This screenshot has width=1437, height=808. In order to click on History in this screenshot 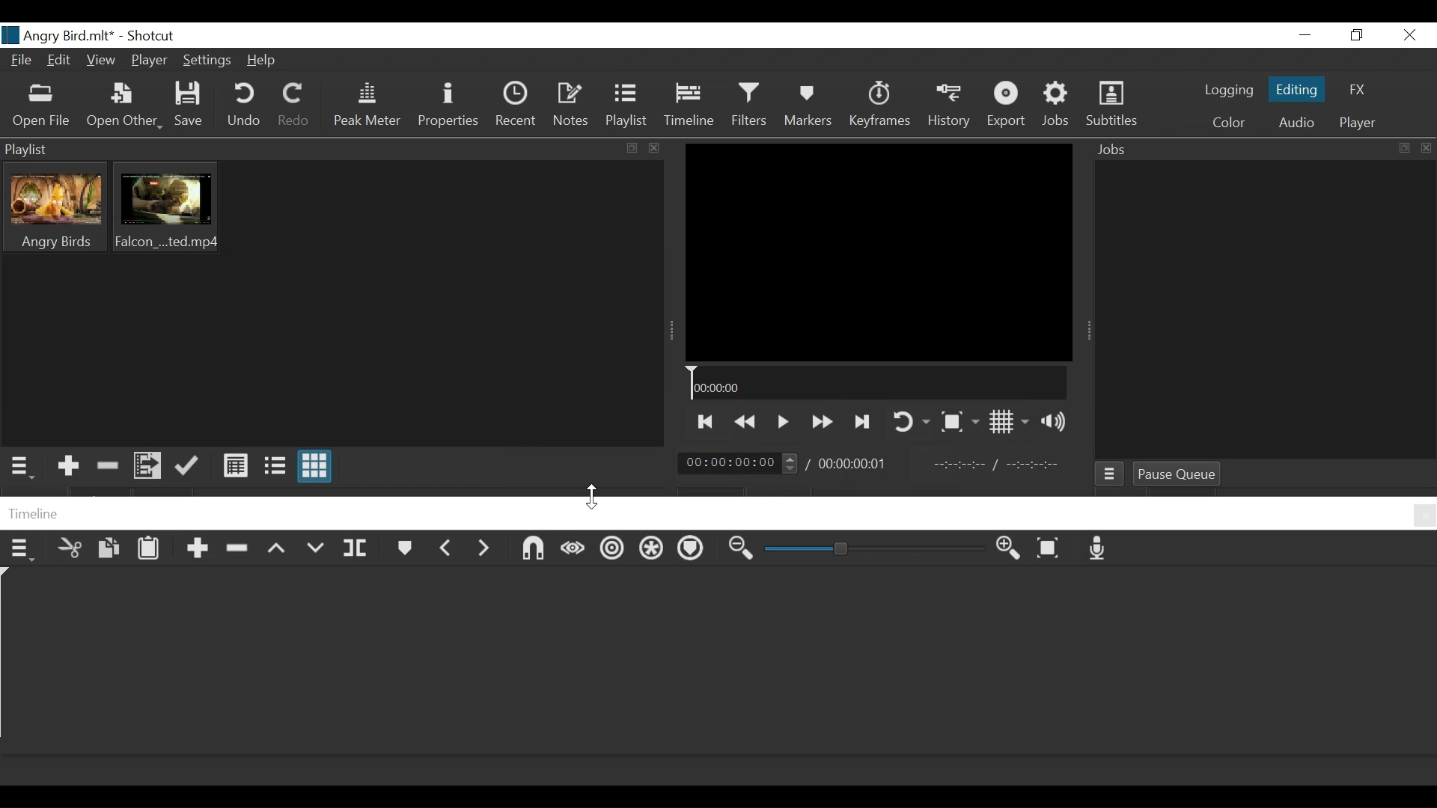, I will do `click(948, 105)`.